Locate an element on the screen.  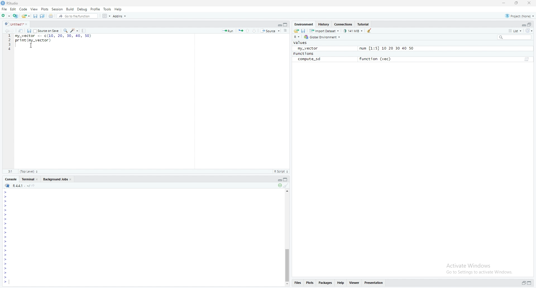
Create a project is located at coordinates (15, 15).